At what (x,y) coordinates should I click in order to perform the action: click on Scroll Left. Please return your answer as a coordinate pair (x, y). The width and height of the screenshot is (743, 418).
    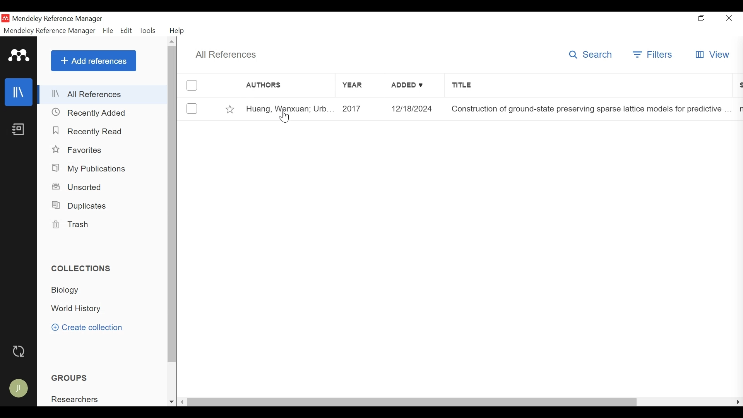
    Looking at the image, I should click on (183, 402).